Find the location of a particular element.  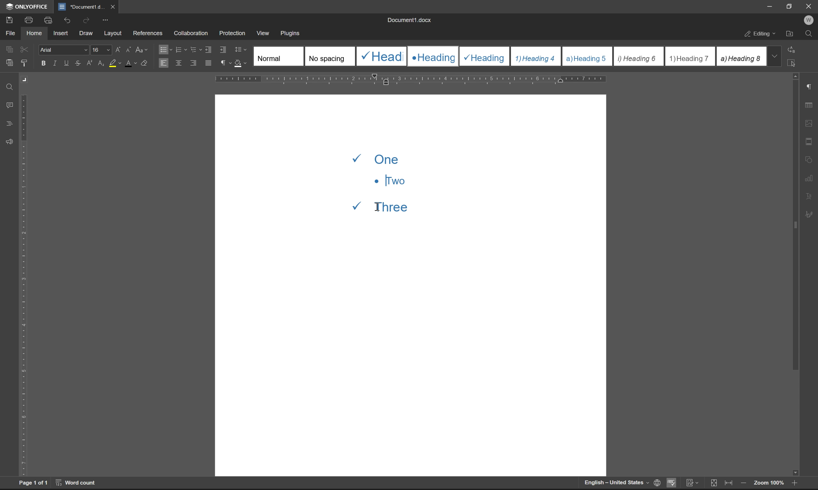

Close is located at coordinates (809, 6).